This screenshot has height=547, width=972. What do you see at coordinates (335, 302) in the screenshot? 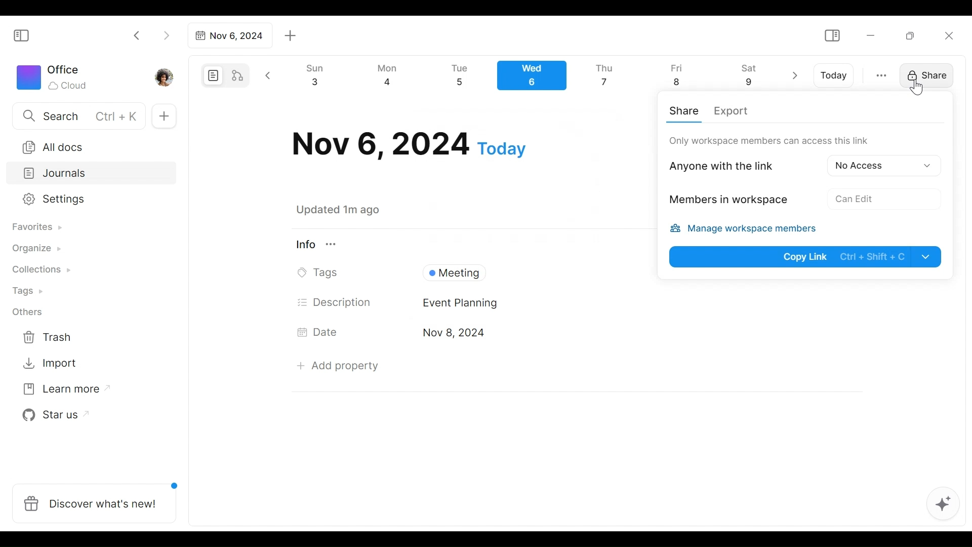
I see `Description` at bounding box center [335, 302].